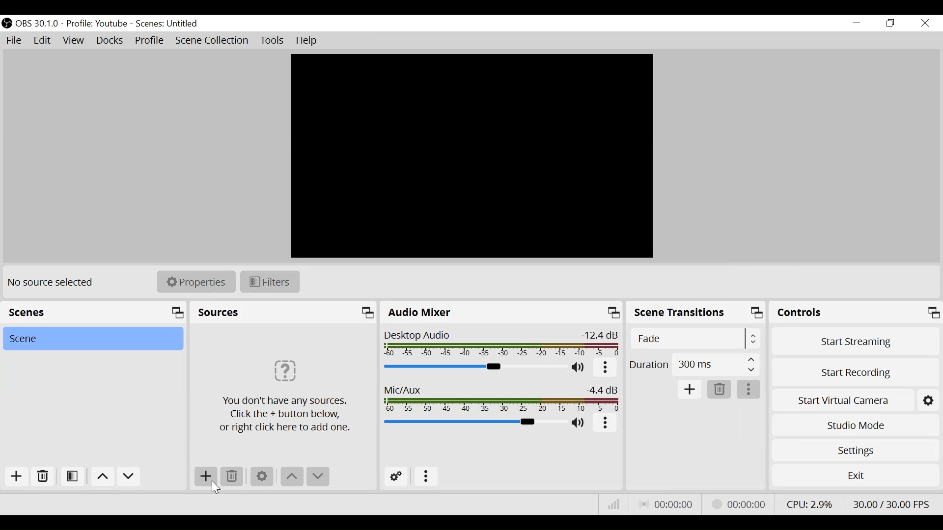 The image size is (943, 530). What do you see at coordinates (73, 40) in the screenshot?
I see `View` at bounding box center [73, 40].